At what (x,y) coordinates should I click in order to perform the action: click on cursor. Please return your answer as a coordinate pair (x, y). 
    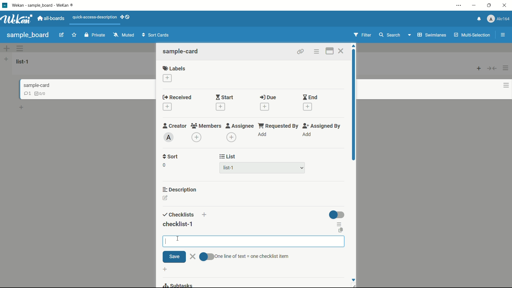
    Looking at the image, I should click on (252, 241).